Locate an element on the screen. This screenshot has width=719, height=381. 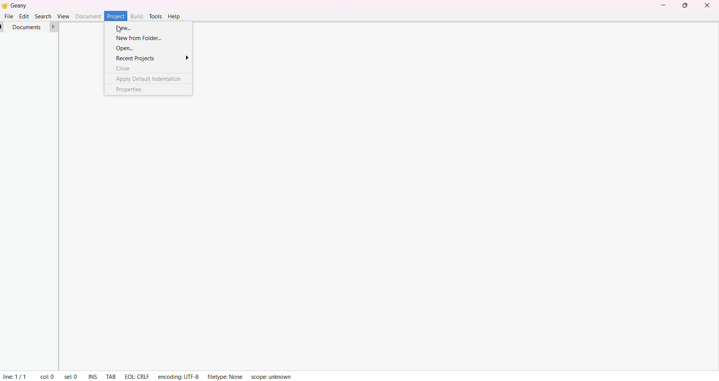
project manager is located at coordinates (27, 201).